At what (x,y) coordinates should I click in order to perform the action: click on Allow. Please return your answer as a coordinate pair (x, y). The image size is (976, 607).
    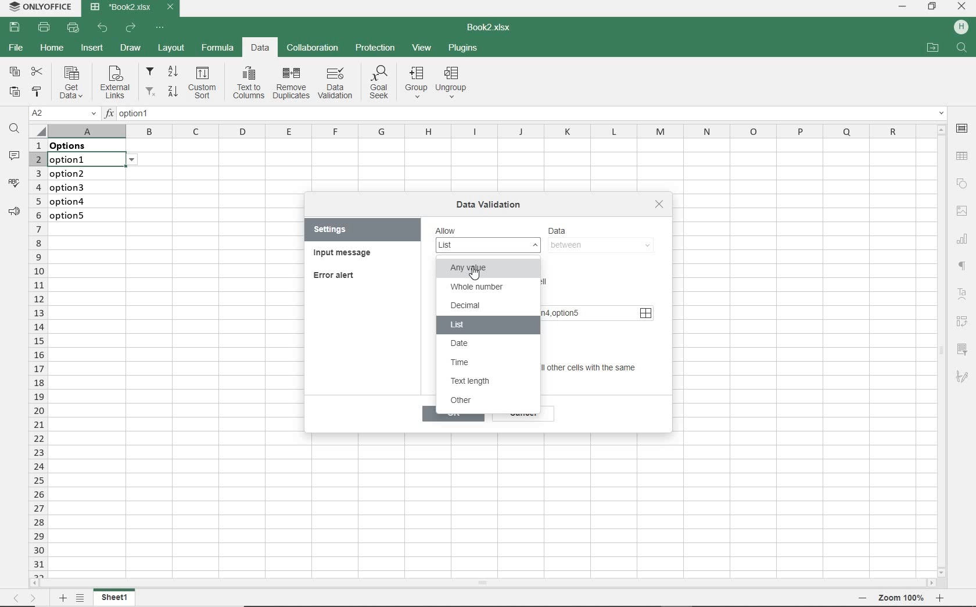
    Looking at the image, I should click on (486, 230).